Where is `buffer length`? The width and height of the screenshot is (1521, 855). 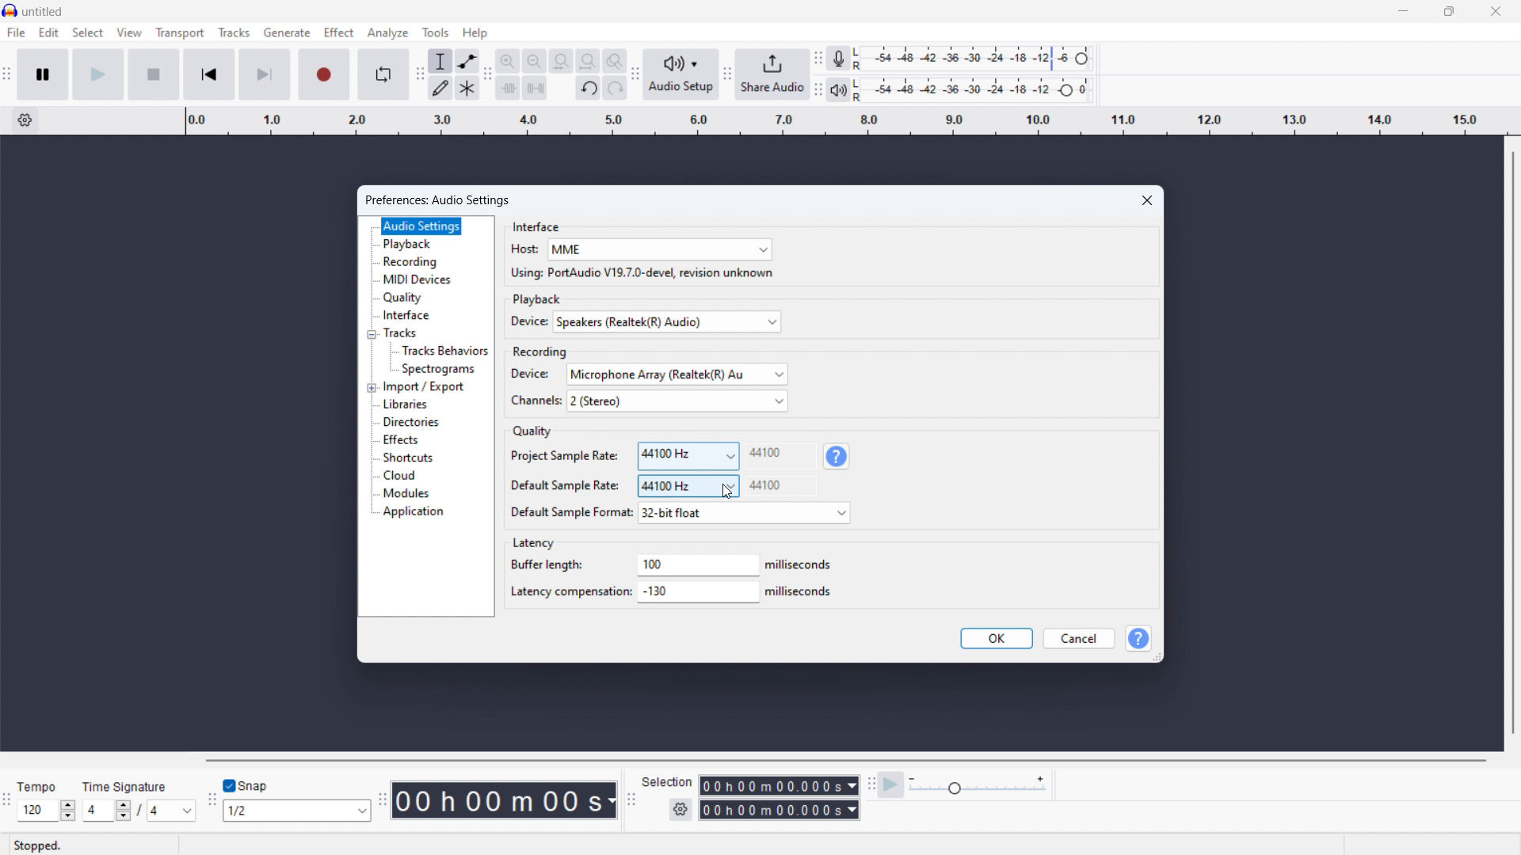 buffer length is located at coordinates (697, 564).